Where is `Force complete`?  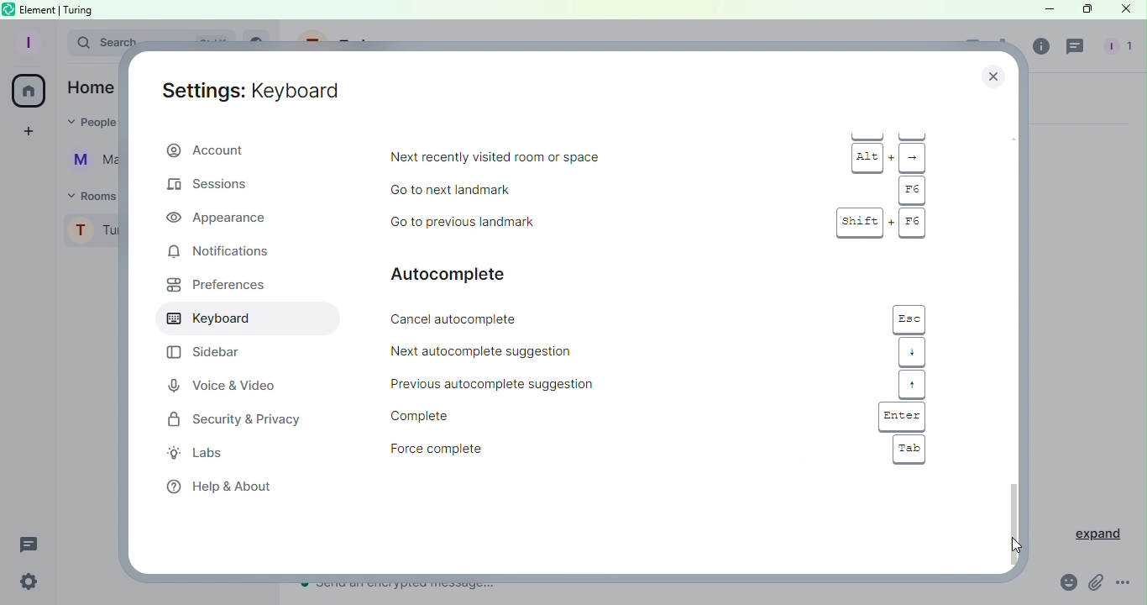
Force complete is located at coordinates (498, 450).